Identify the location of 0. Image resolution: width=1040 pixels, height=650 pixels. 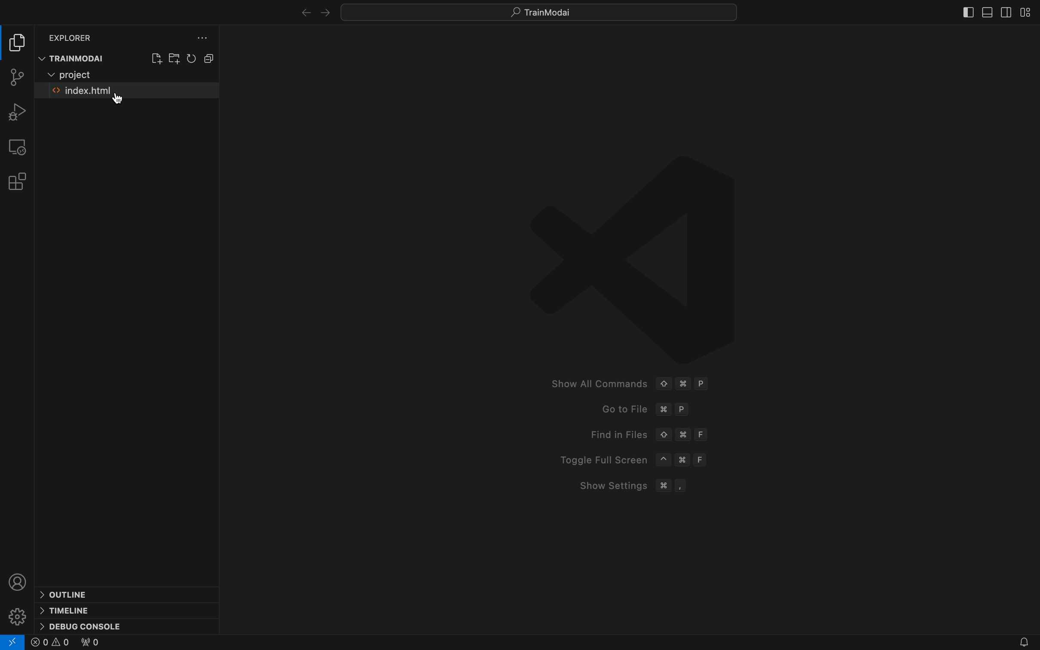
(90, 644).